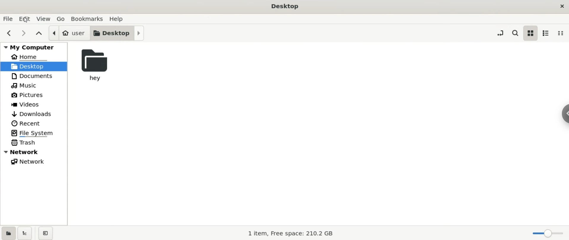  What do you see at coordinates (67, 33) in the screenshot?
I see `user` at bounding box center [67, 33].